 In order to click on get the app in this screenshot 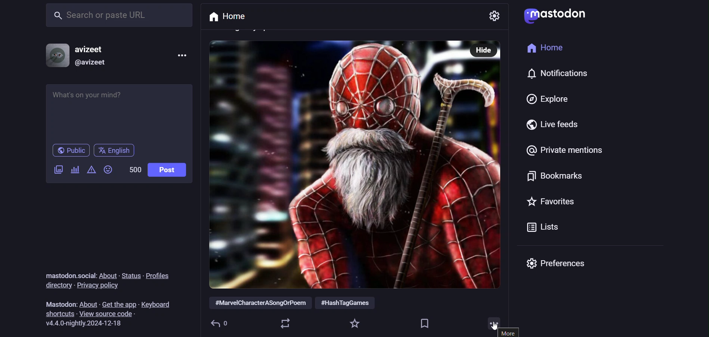, I will do `click(119, 303)`.